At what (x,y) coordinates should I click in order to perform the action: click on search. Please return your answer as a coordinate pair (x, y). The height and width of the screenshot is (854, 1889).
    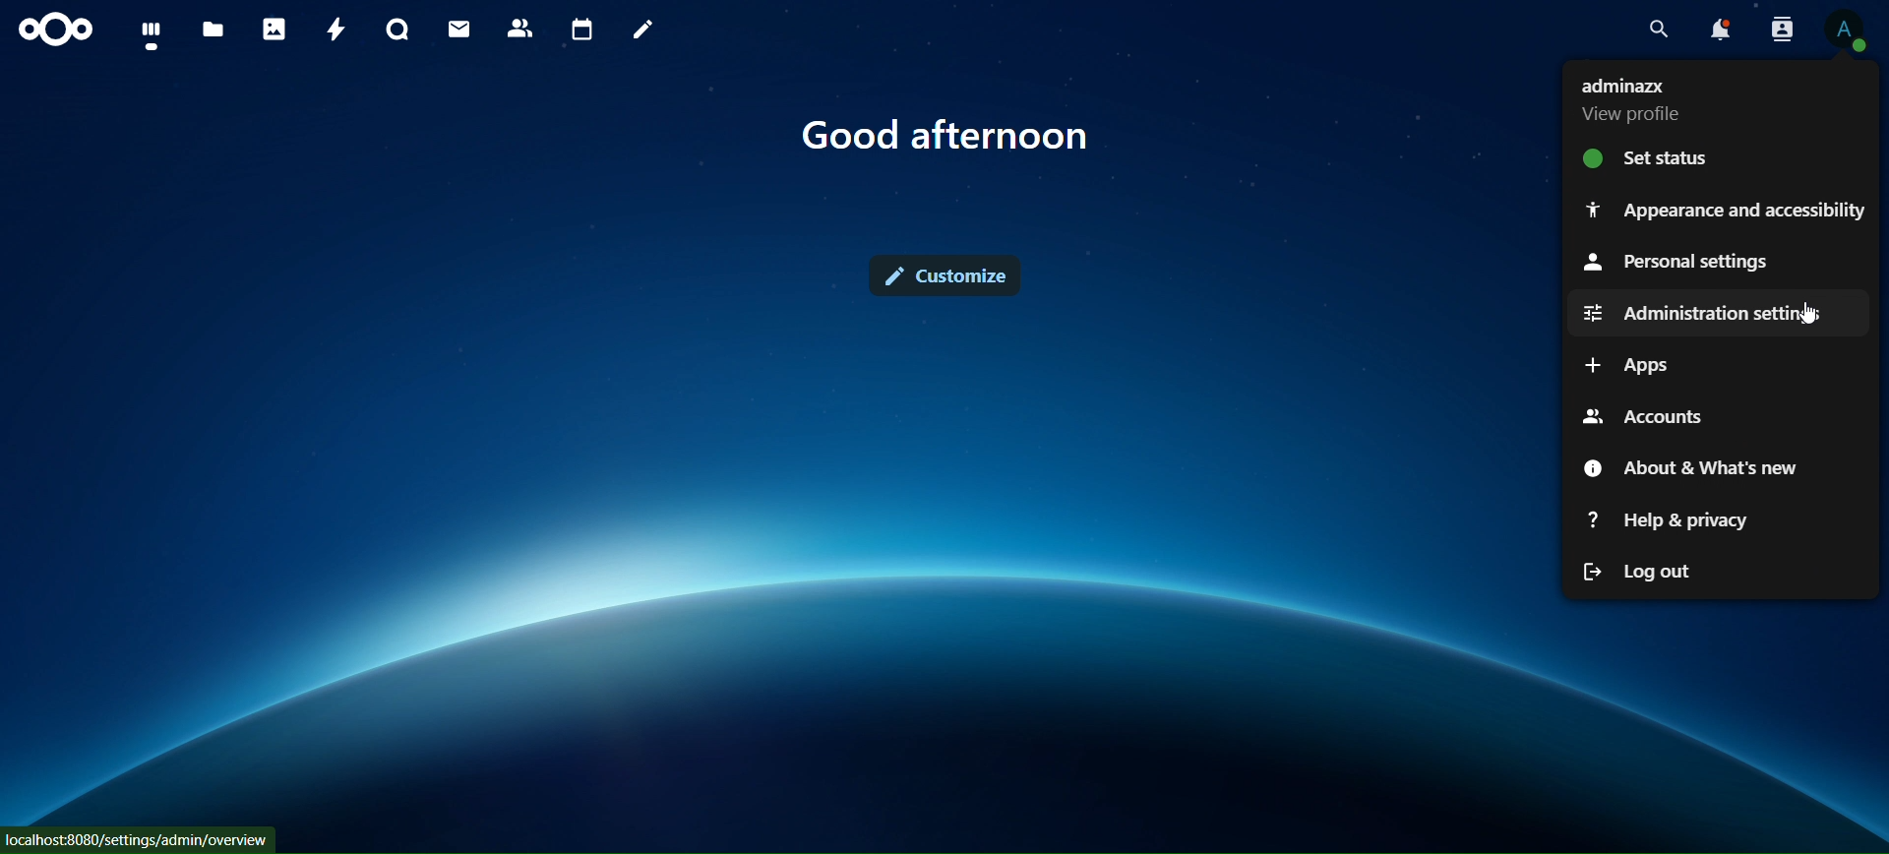
    Looking at the image, I should click on (1657, 30).